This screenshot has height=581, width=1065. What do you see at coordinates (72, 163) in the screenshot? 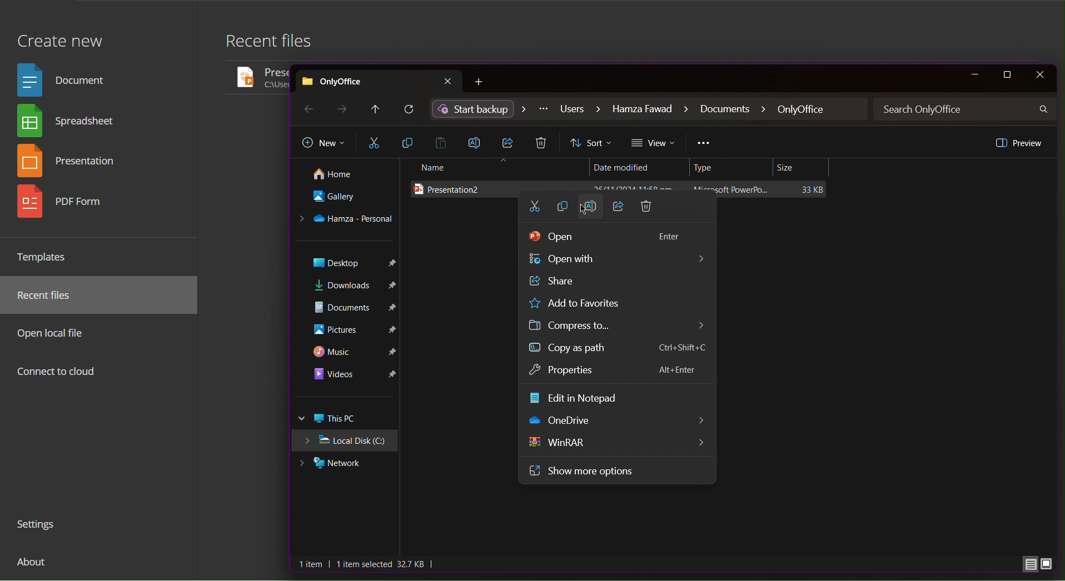
I see `Presentation` at bounding box center [72, 163].